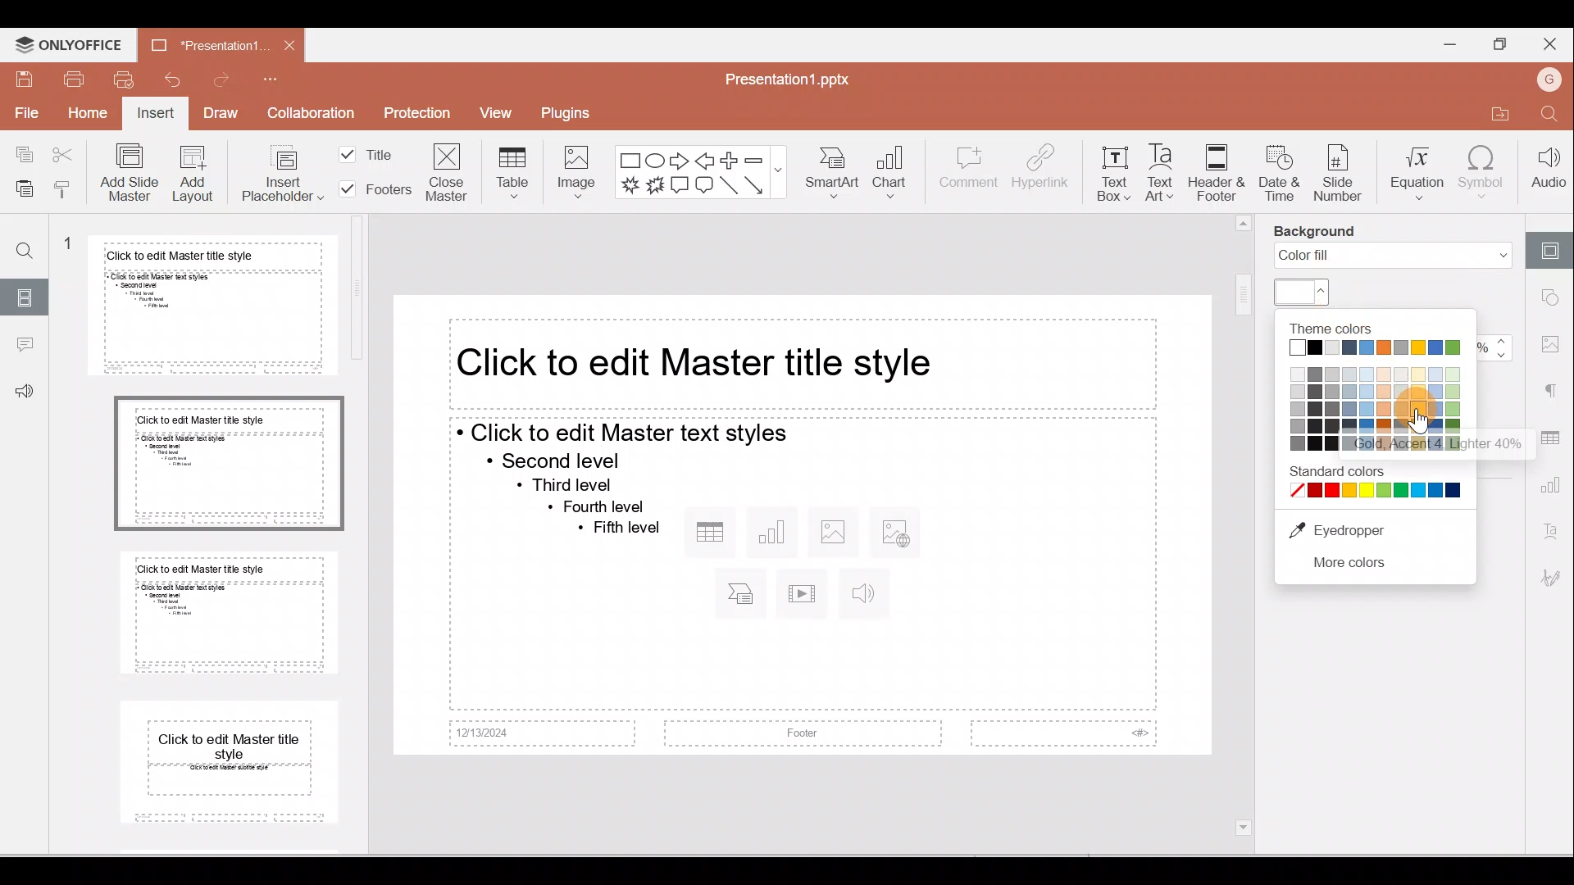  What do you see at coordinates (20, 78) in the screenshot?
I see `Save` at bounding box center [20, 78].